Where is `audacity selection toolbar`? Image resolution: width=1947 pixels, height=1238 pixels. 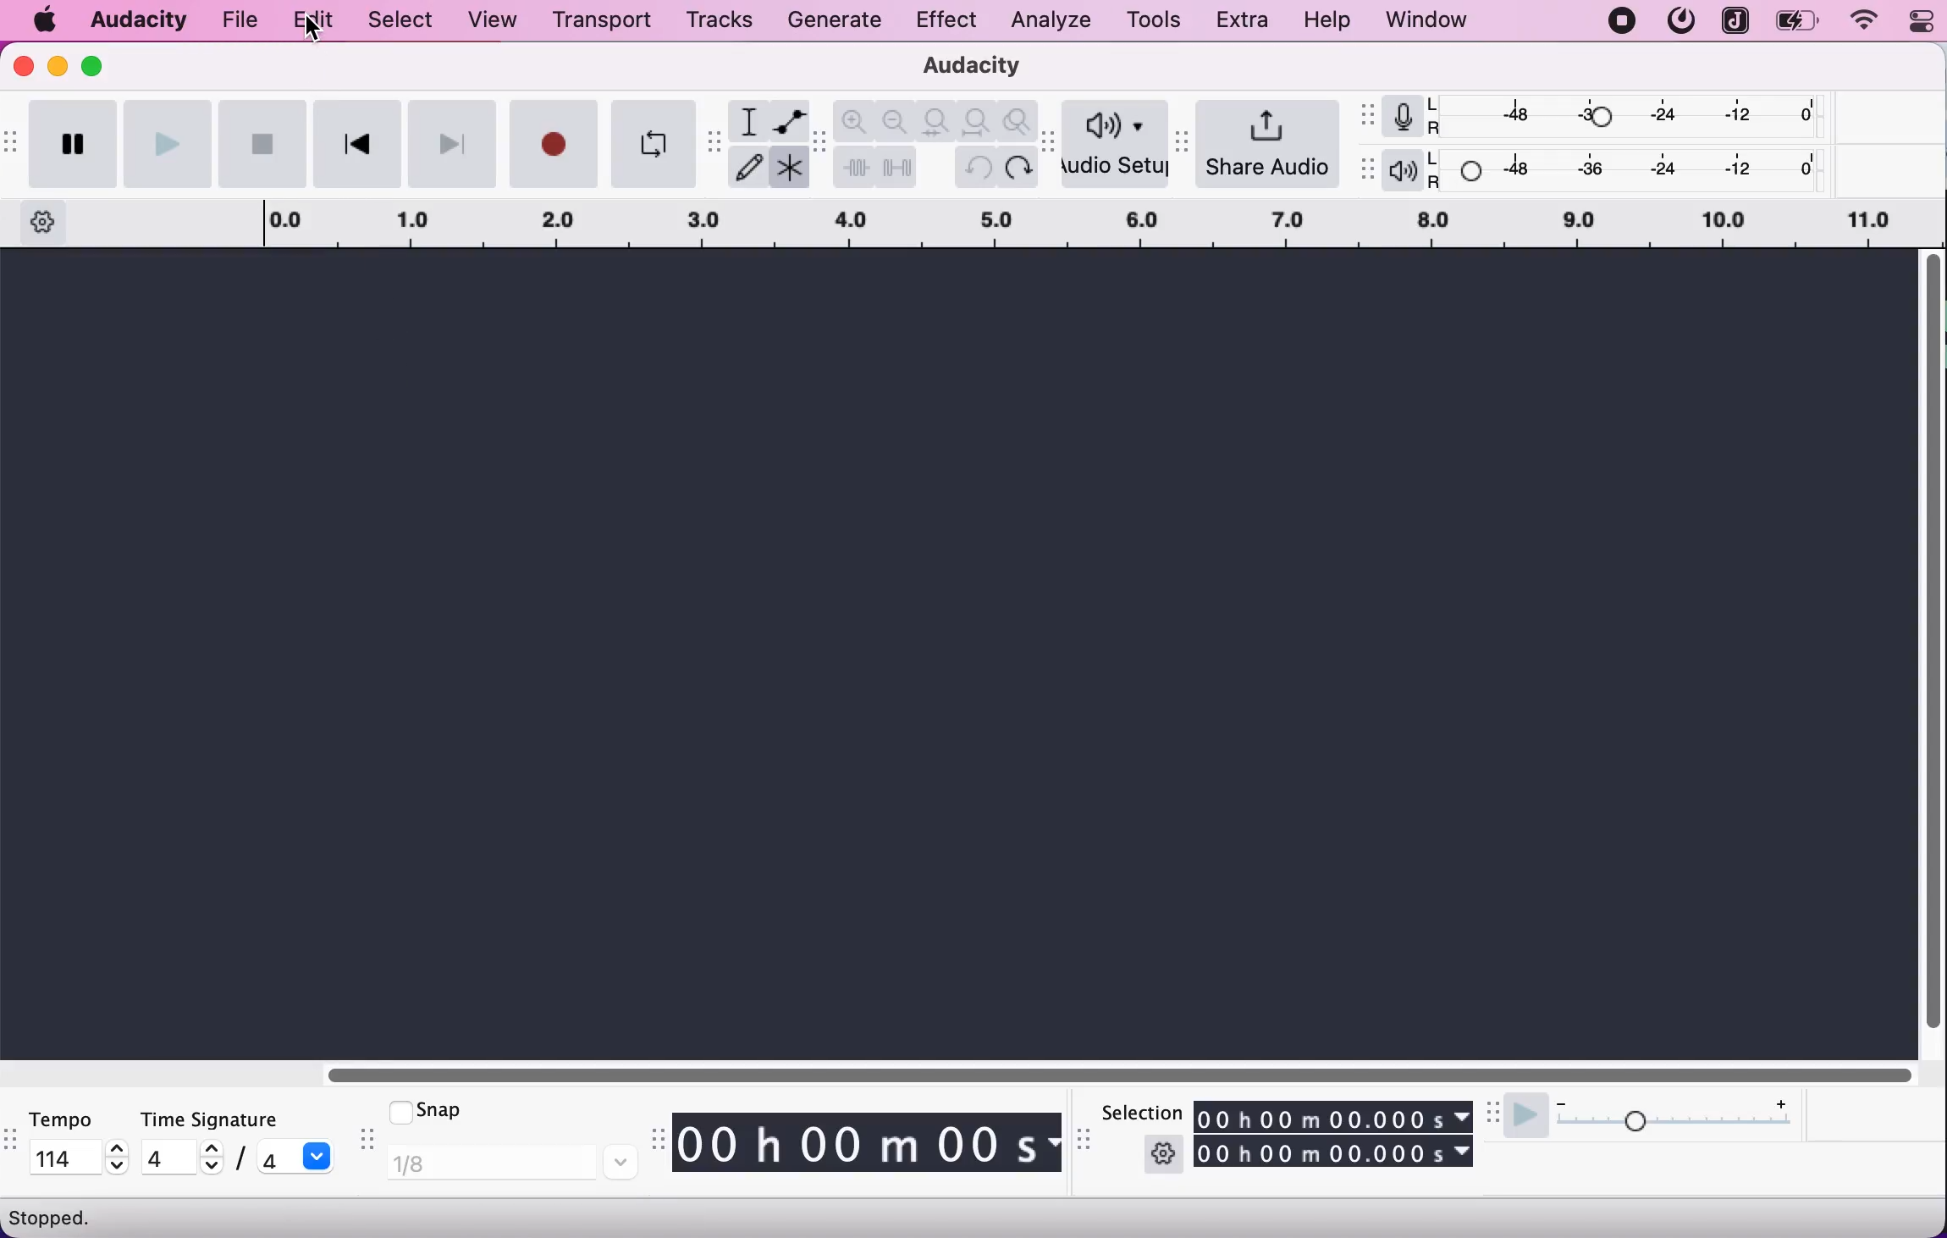
audacity selection toolbar is located at coordinates (1087, 1147).